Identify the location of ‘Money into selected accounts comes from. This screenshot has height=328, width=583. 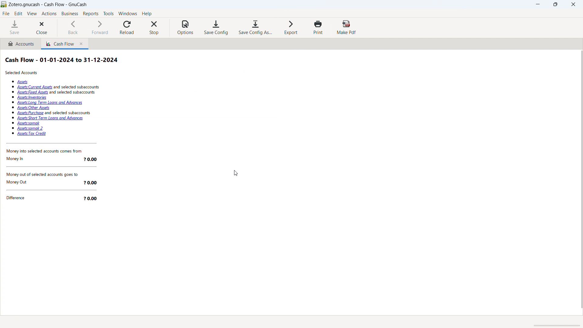
(48, 152).